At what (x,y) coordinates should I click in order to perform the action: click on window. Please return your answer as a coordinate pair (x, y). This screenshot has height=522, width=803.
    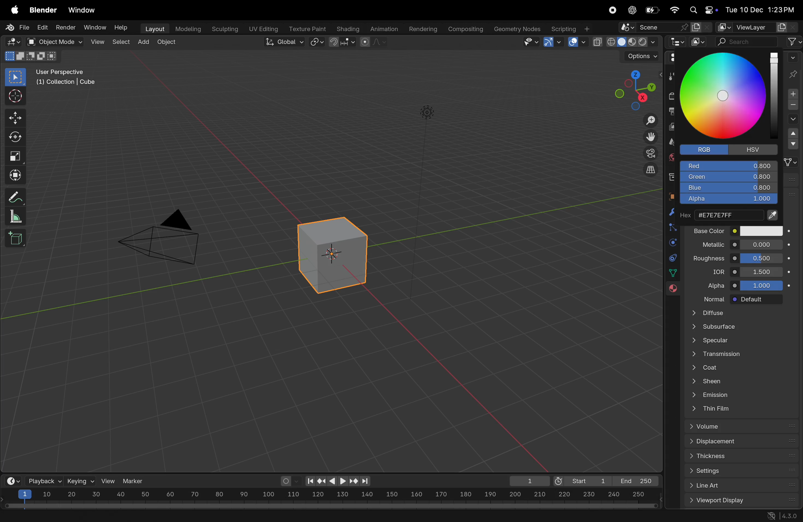
    Looking at the image, I should click on (84, 10).